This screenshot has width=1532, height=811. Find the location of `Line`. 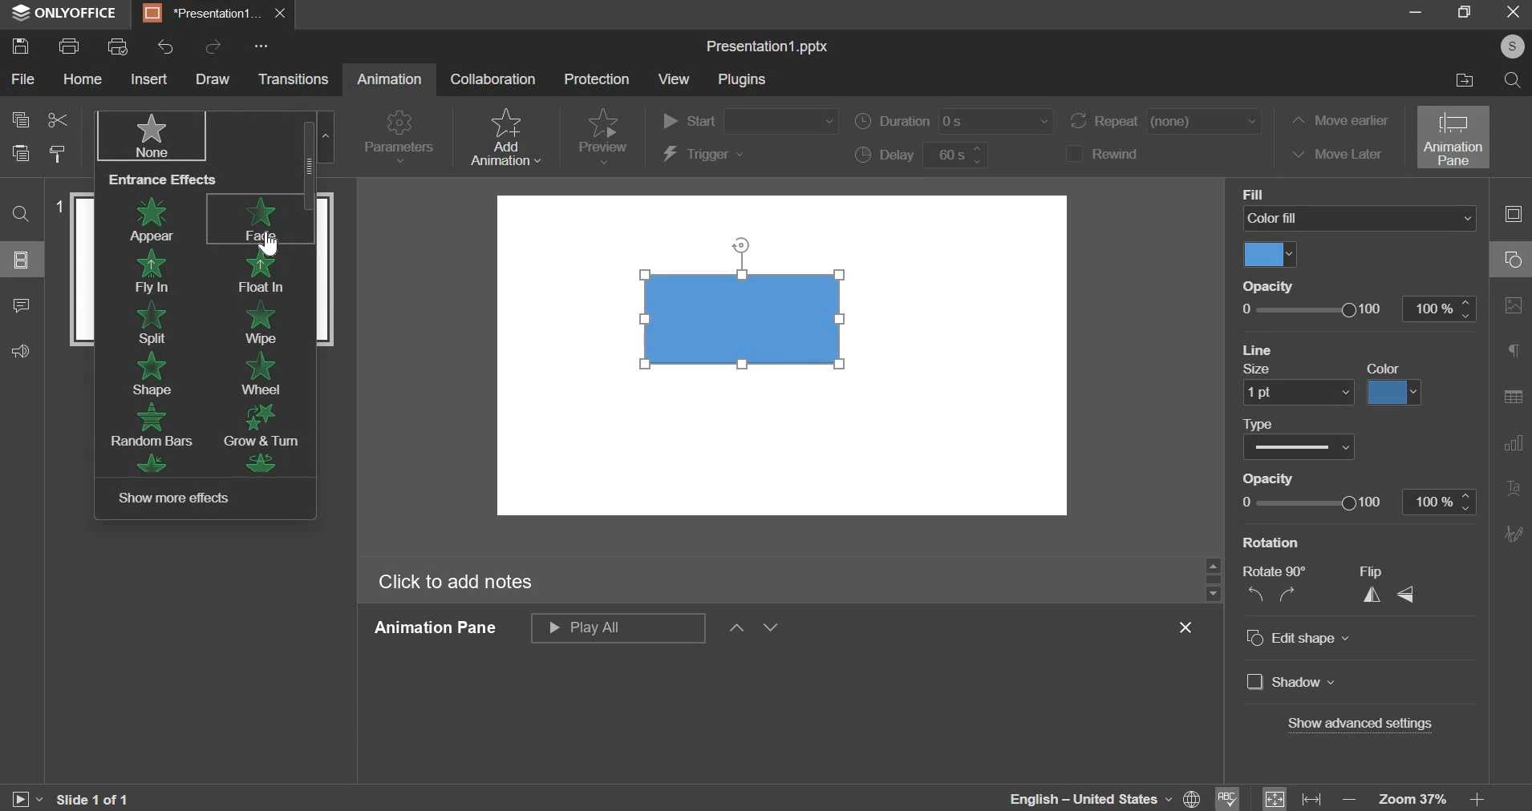

Line is located at coordinates (1261, 349).